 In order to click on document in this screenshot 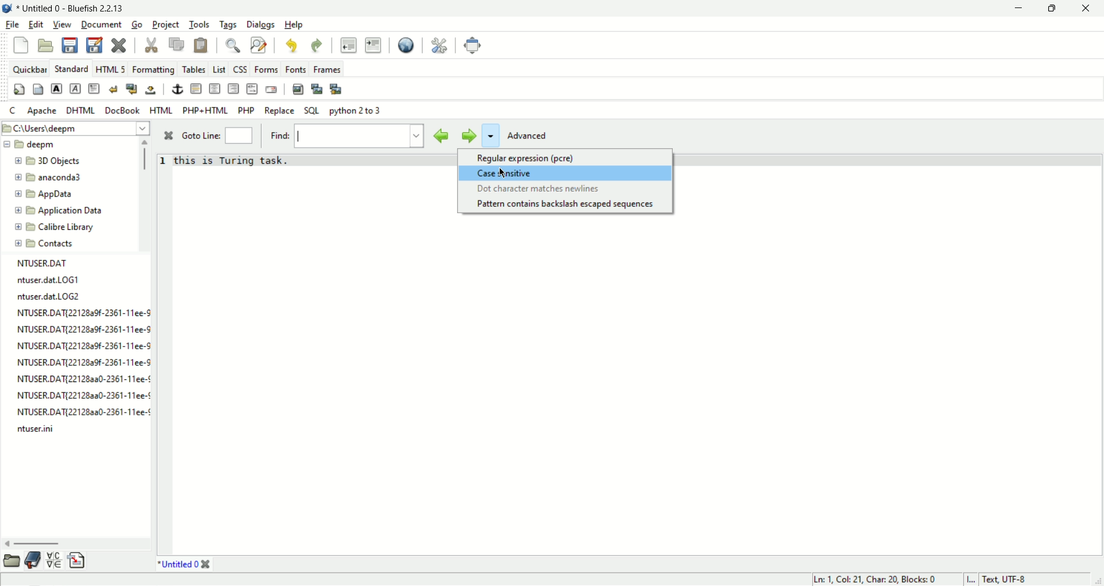, I will do `click(101, 24)`.